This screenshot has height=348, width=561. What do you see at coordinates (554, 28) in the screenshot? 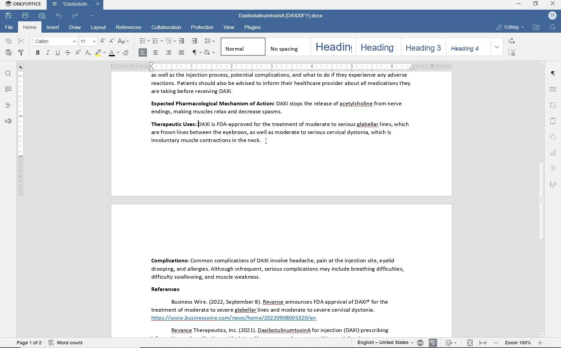
I see `find` at bounding box center [554, 28].